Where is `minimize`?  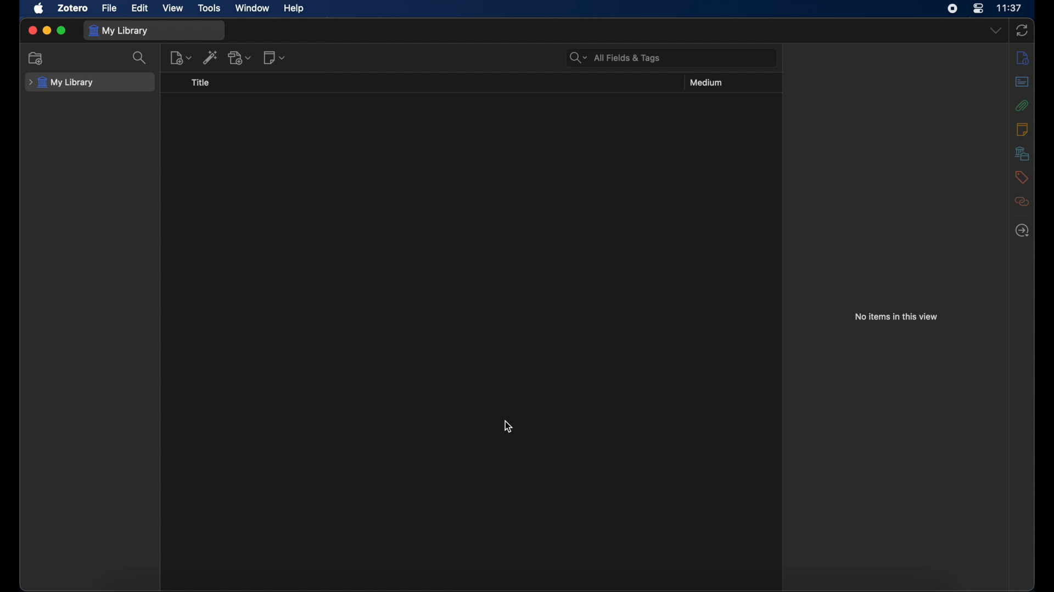 minimize is located at coordinates (47, 31).